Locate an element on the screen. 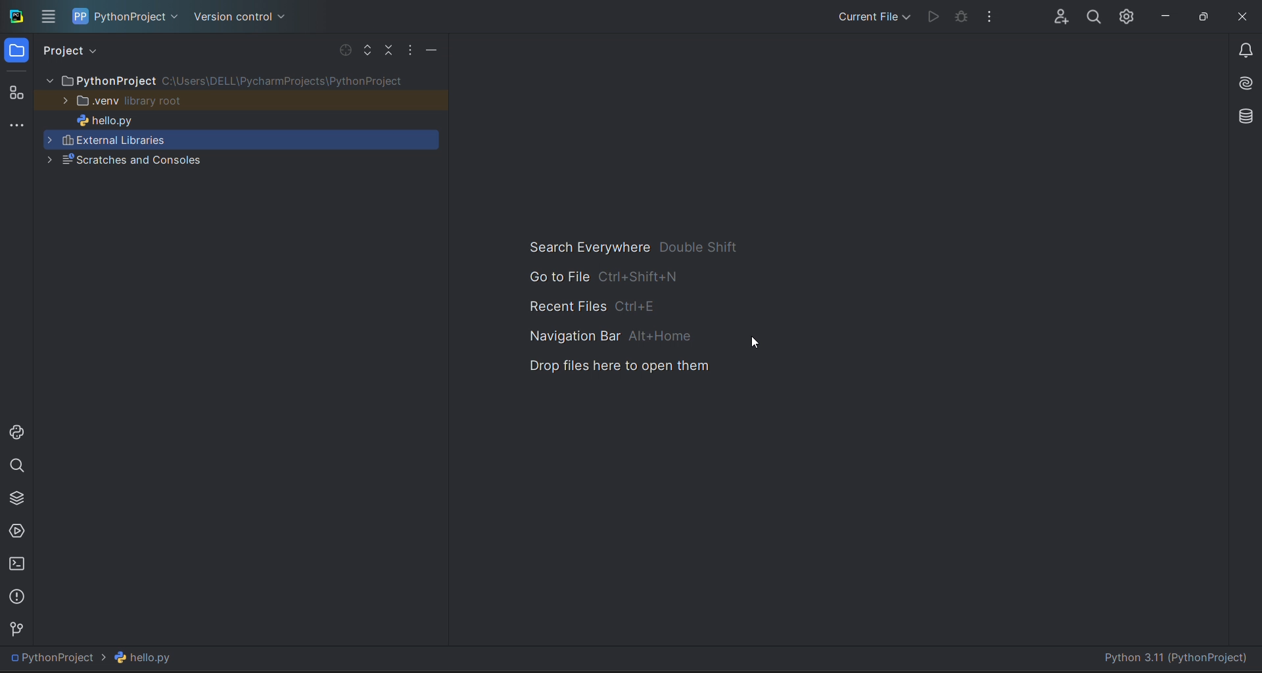 This screenshot has height=673, width=1262. hello.py is located at coordinates (239, 120).